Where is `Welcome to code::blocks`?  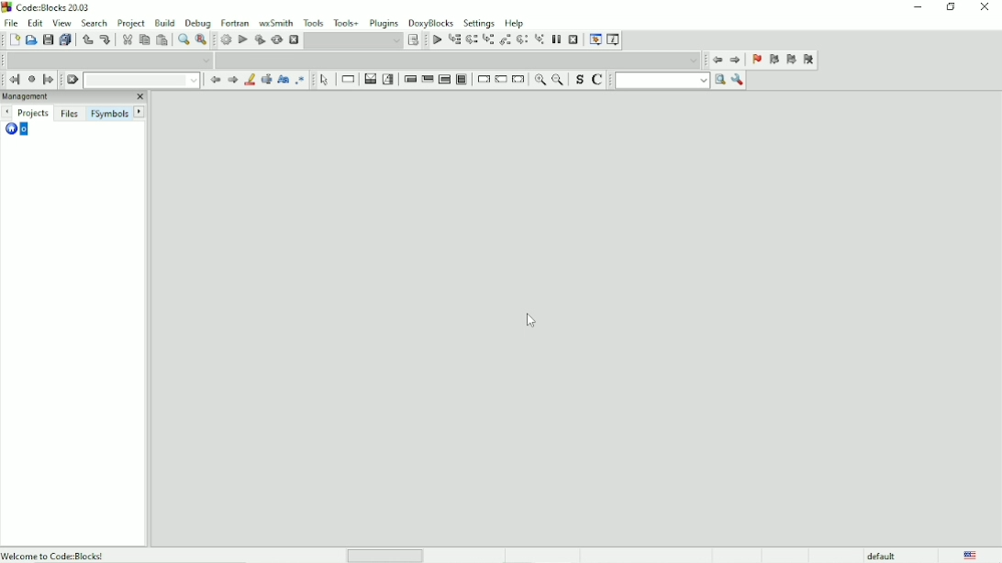 Welcome to code::blocks is located at coordinates (56, 554).